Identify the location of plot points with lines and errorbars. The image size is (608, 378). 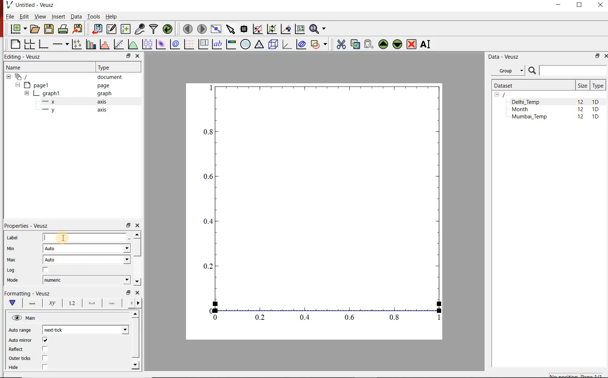
(76, 45).